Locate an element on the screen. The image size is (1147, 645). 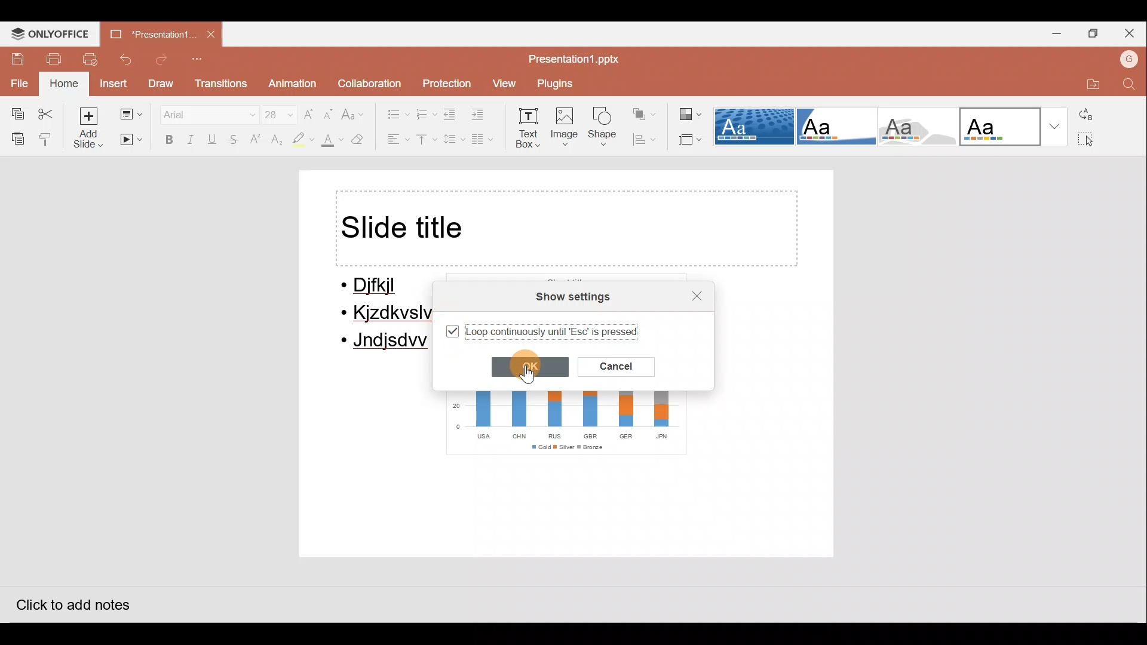
Title is located at coordinates (566, 228).